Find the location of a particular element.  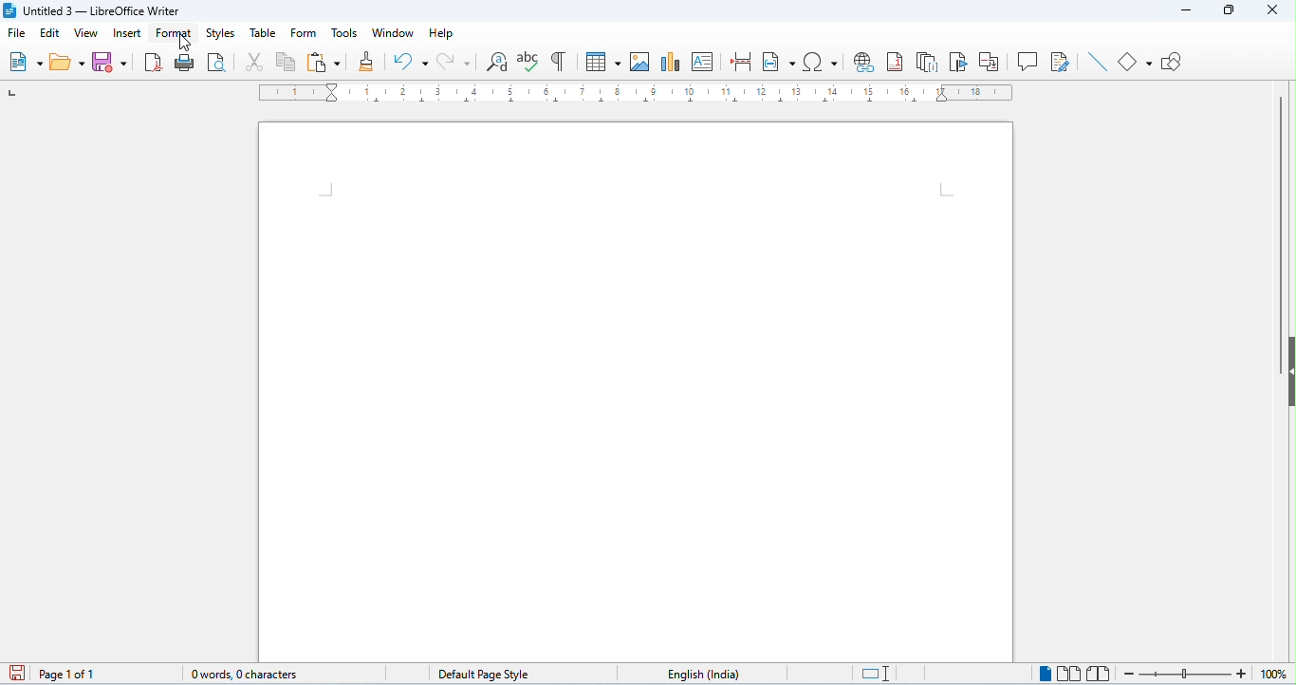

standard selection is located at coordinates (877, 675).